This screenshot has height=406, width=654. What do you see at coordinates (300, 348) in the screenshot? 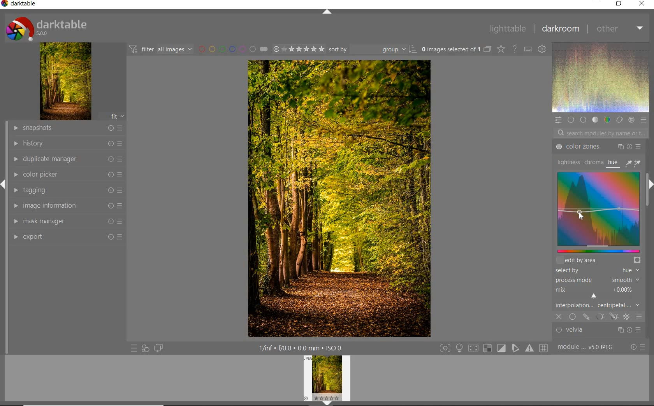
I see `OTHER INTERFACE DETAILS` at bounding box center [300, 348].